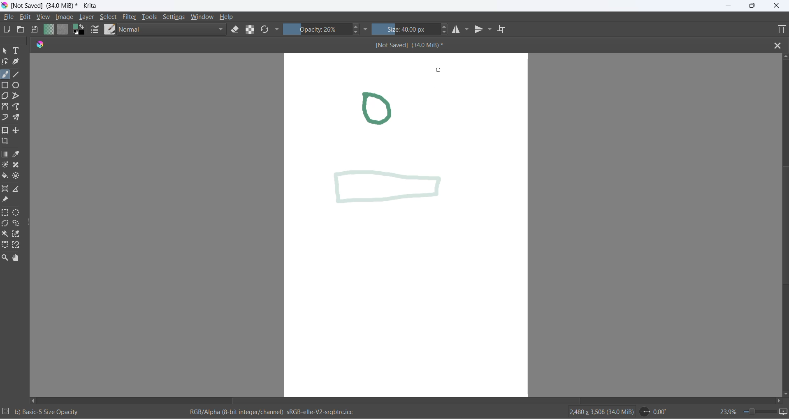  I want to click on scroll up button, so click(784, 57).